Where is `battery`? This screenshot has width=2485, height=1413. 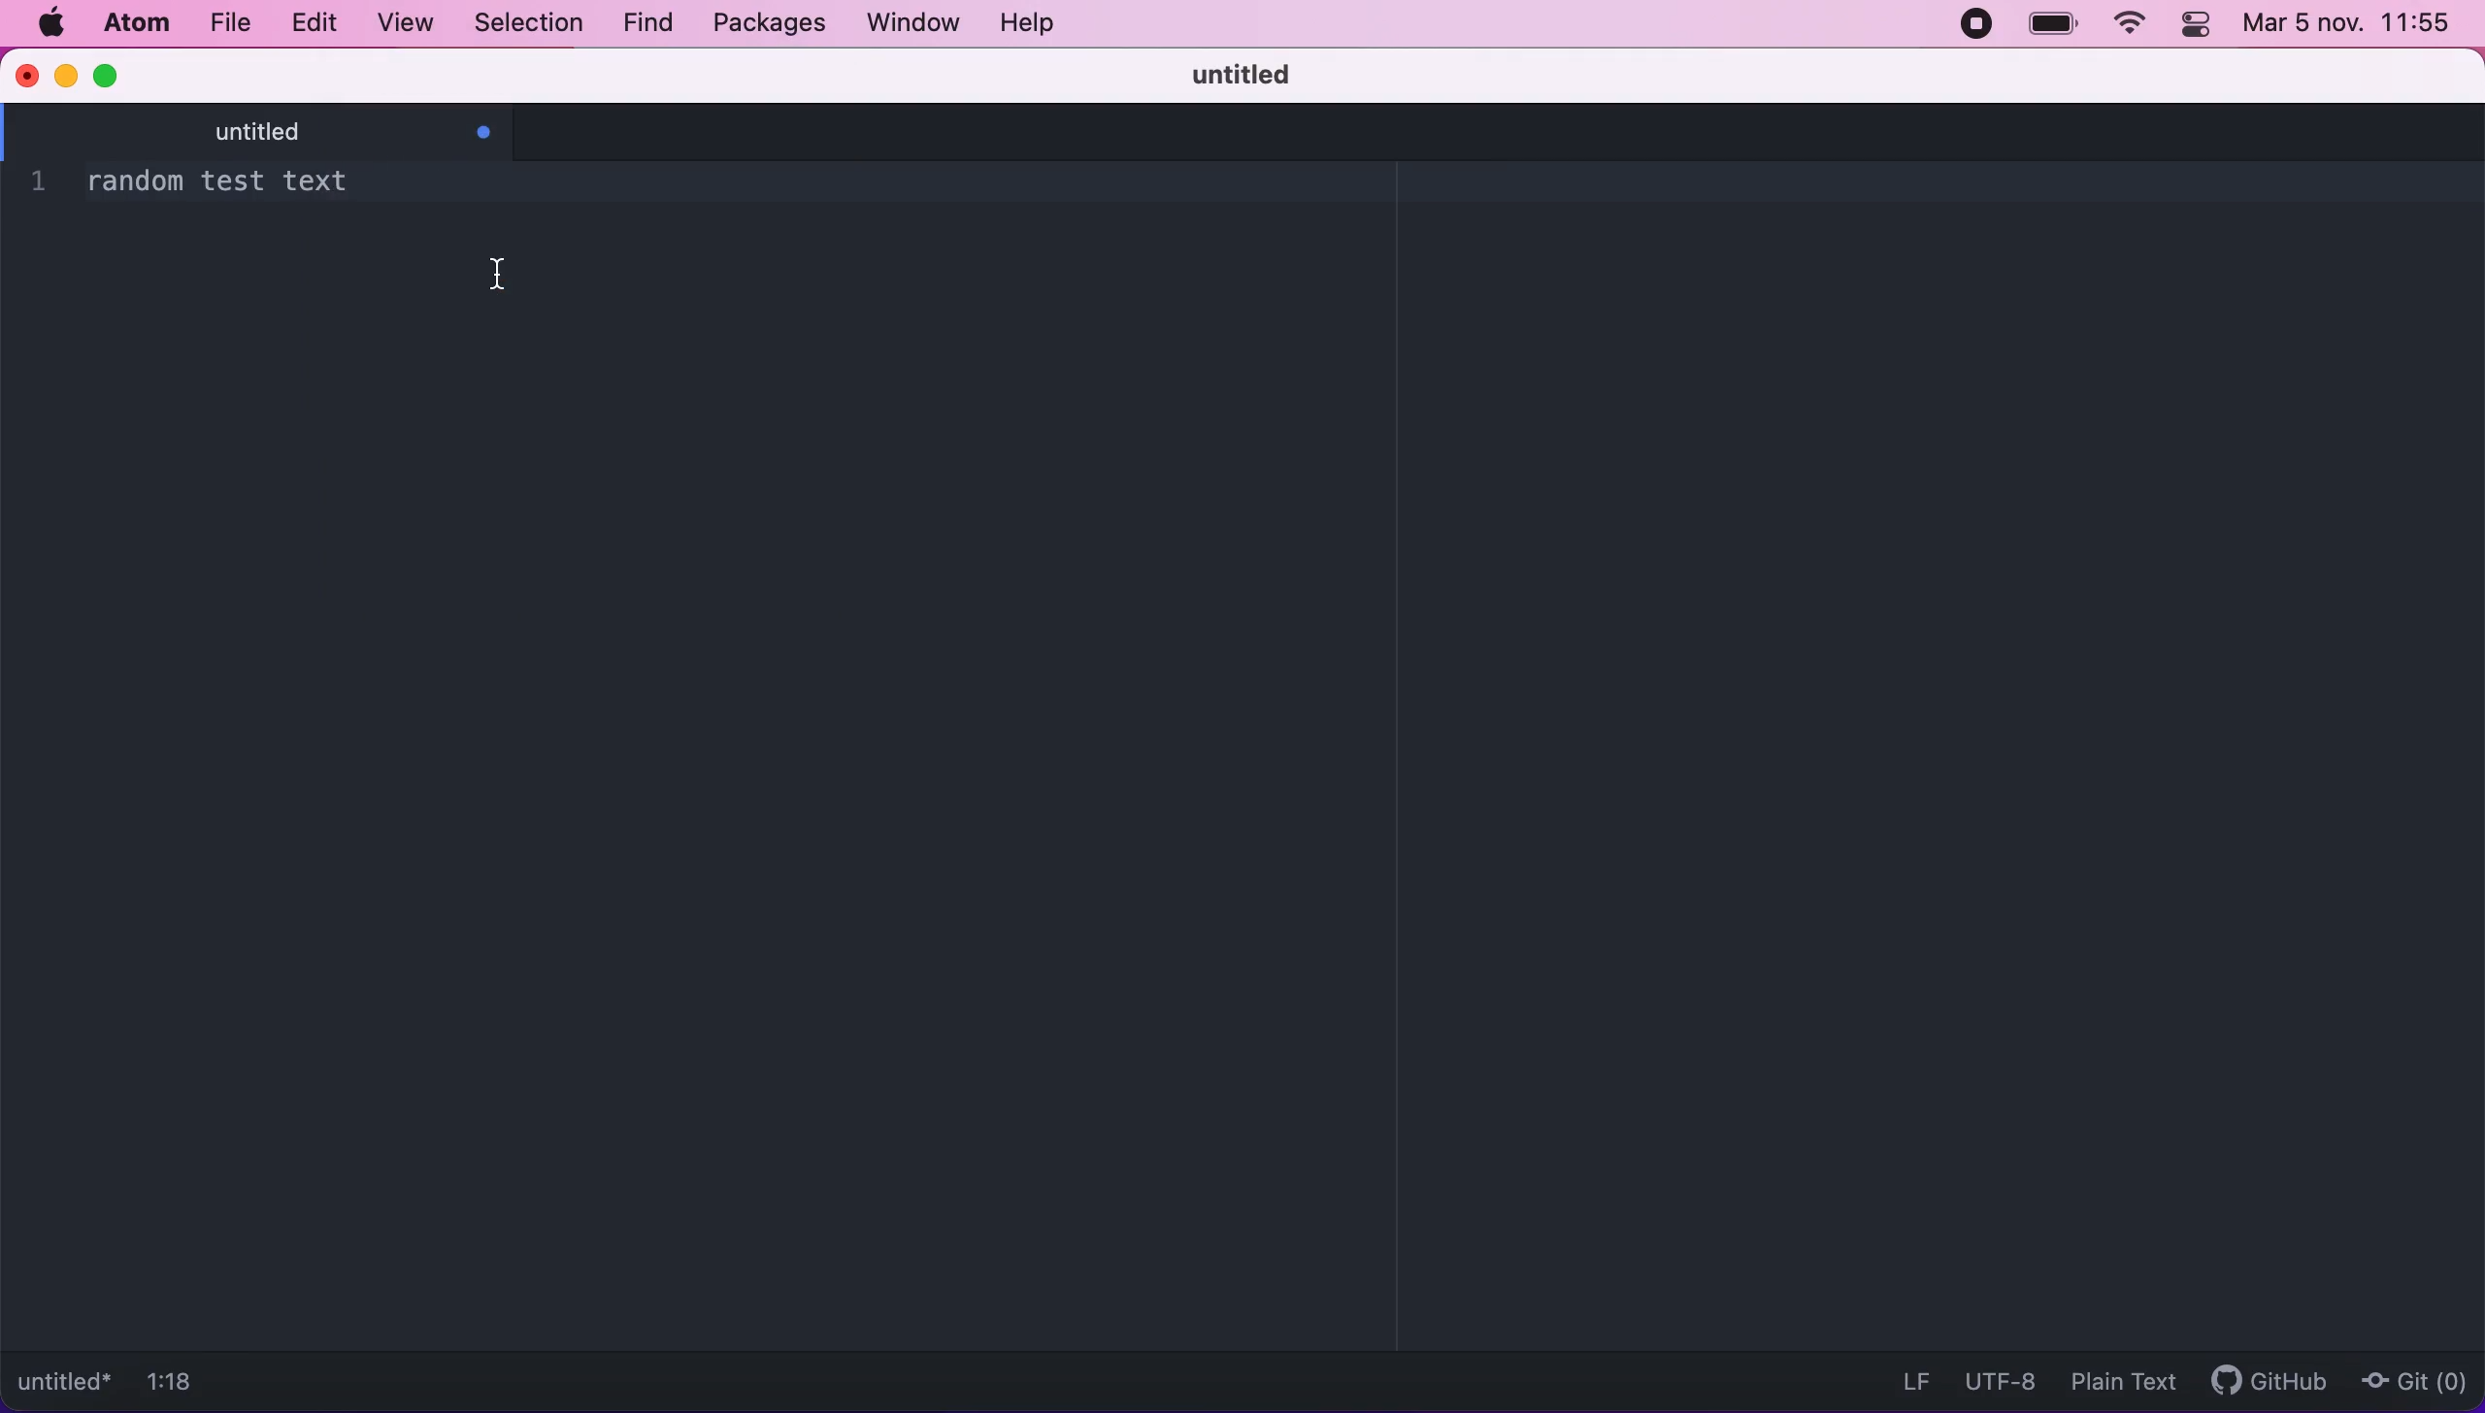 battery is located at coordinates (2045, 31).